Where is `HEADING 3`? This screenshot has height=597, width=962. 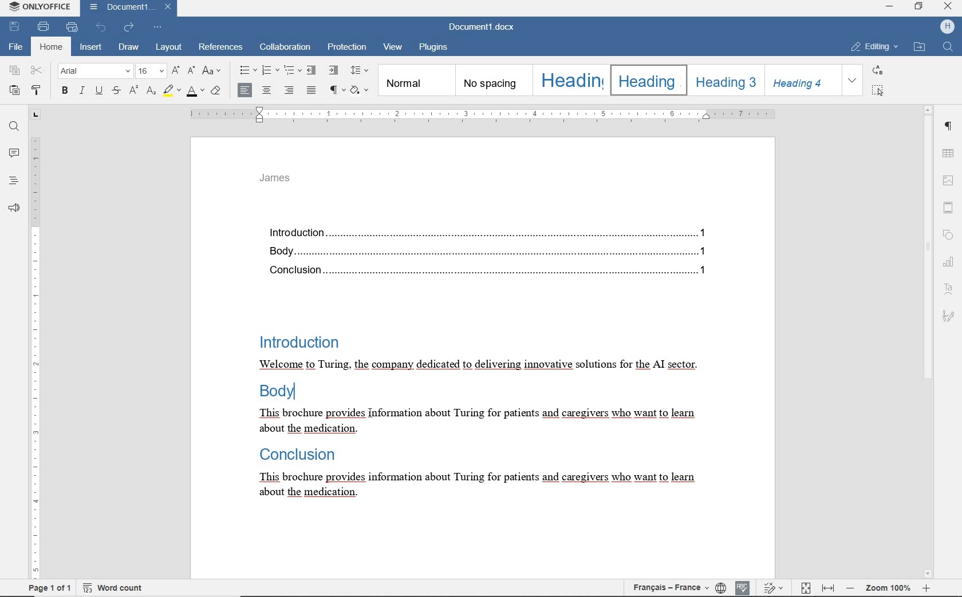 HEADING 3 is located at coordinates (724, 79).